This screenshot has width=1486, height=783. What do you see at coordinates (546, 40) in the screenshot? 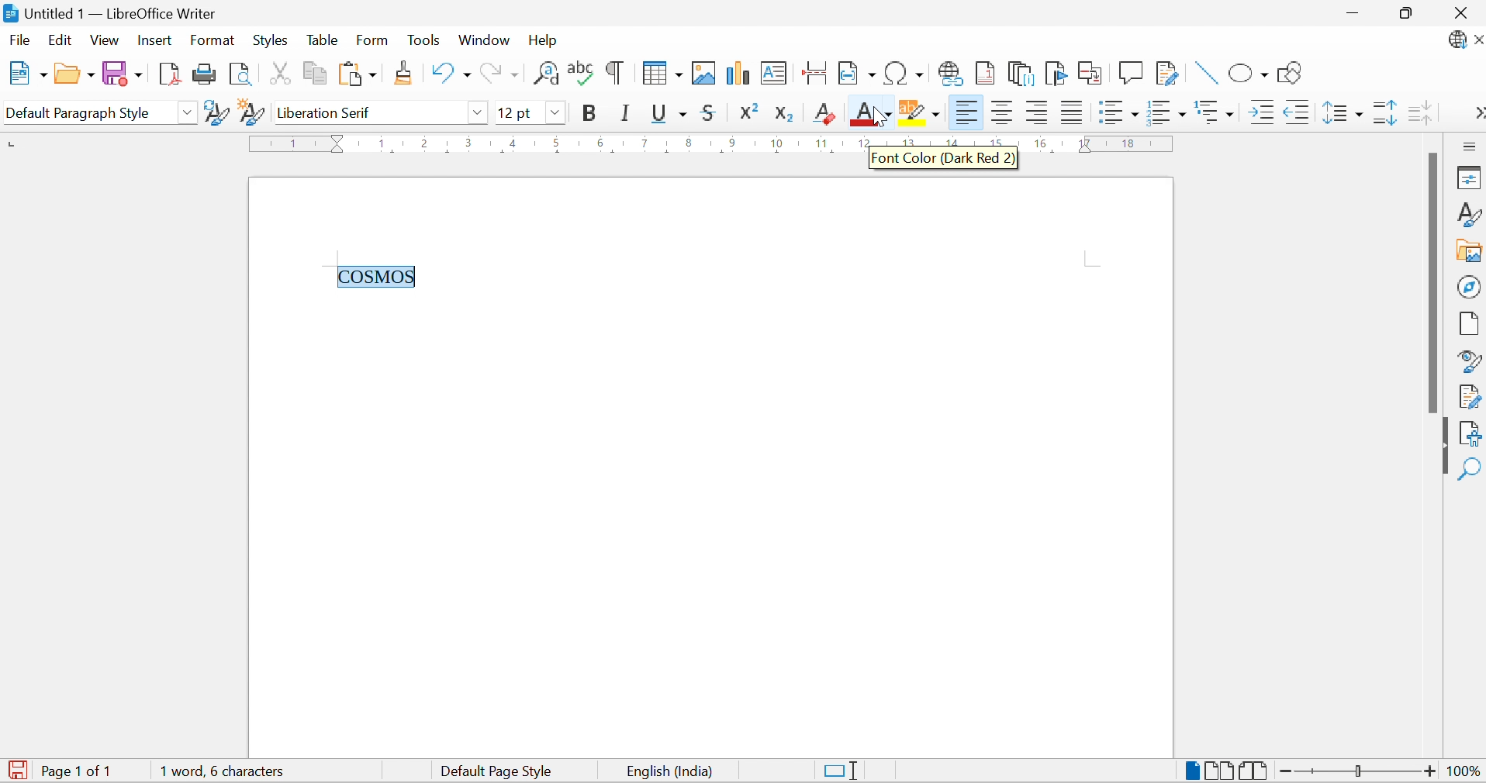
I see `Help` at bounding box center [546, 40].